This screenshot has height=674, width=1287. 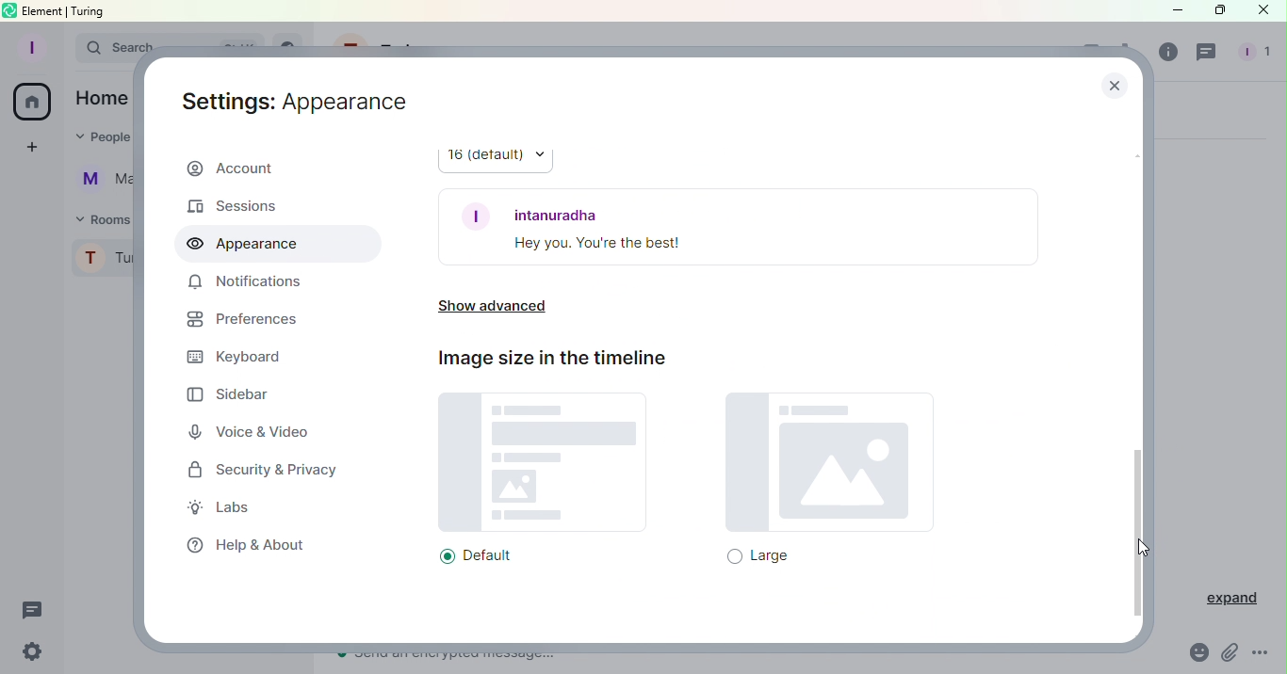 I want to click on element logo, so click(x=10, y=10).